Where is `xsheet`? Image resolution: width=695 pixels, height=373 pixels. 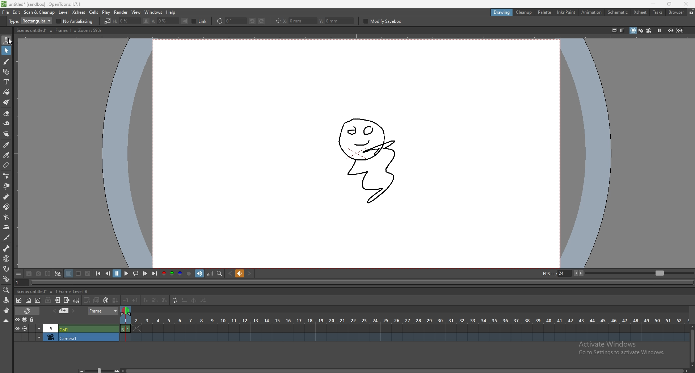 xsheet is located at coordinates (641, 12).